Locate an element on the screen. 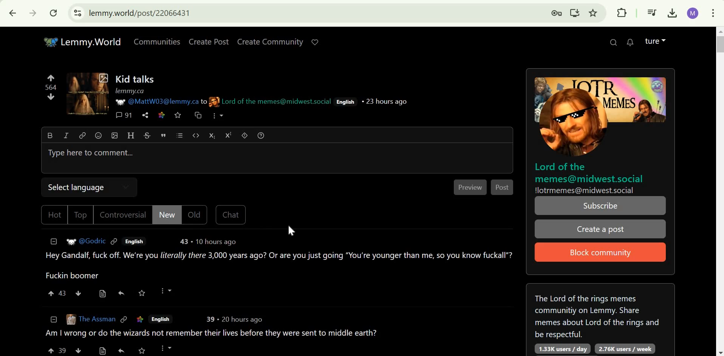 Image resolution: width=724 pixels, height=356 pixels. upvote is located at coordinates (52, 293).